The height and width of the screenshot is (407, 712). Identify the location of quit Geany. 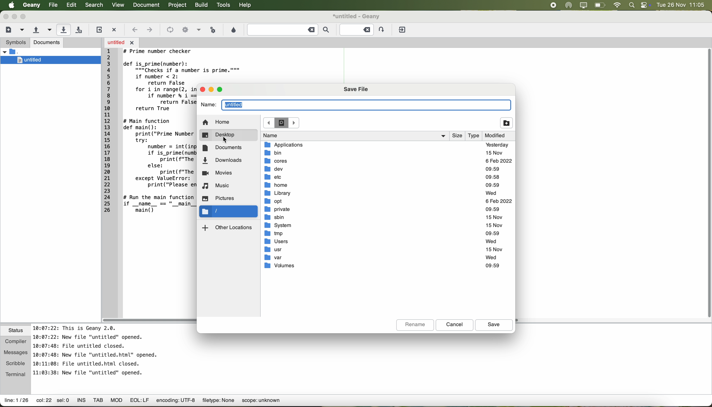
(403, 30).